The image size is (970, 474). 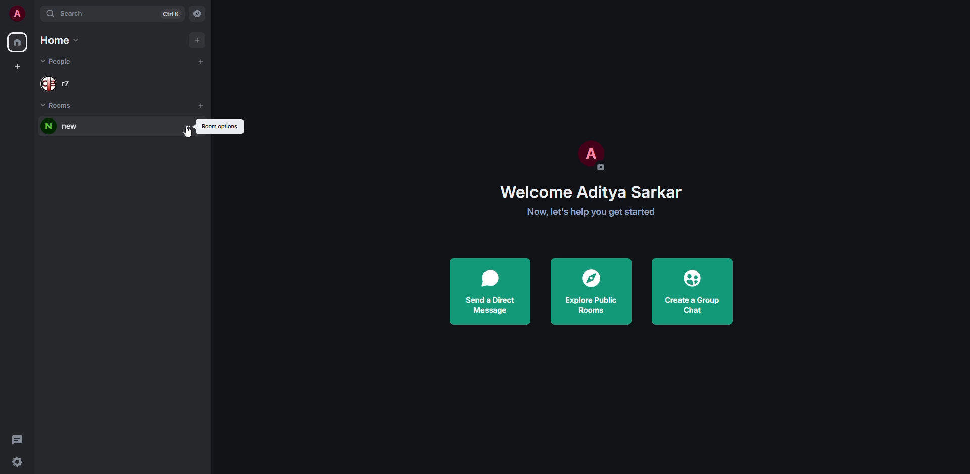 I want to click on send direct message, so click(x=490, y=292).